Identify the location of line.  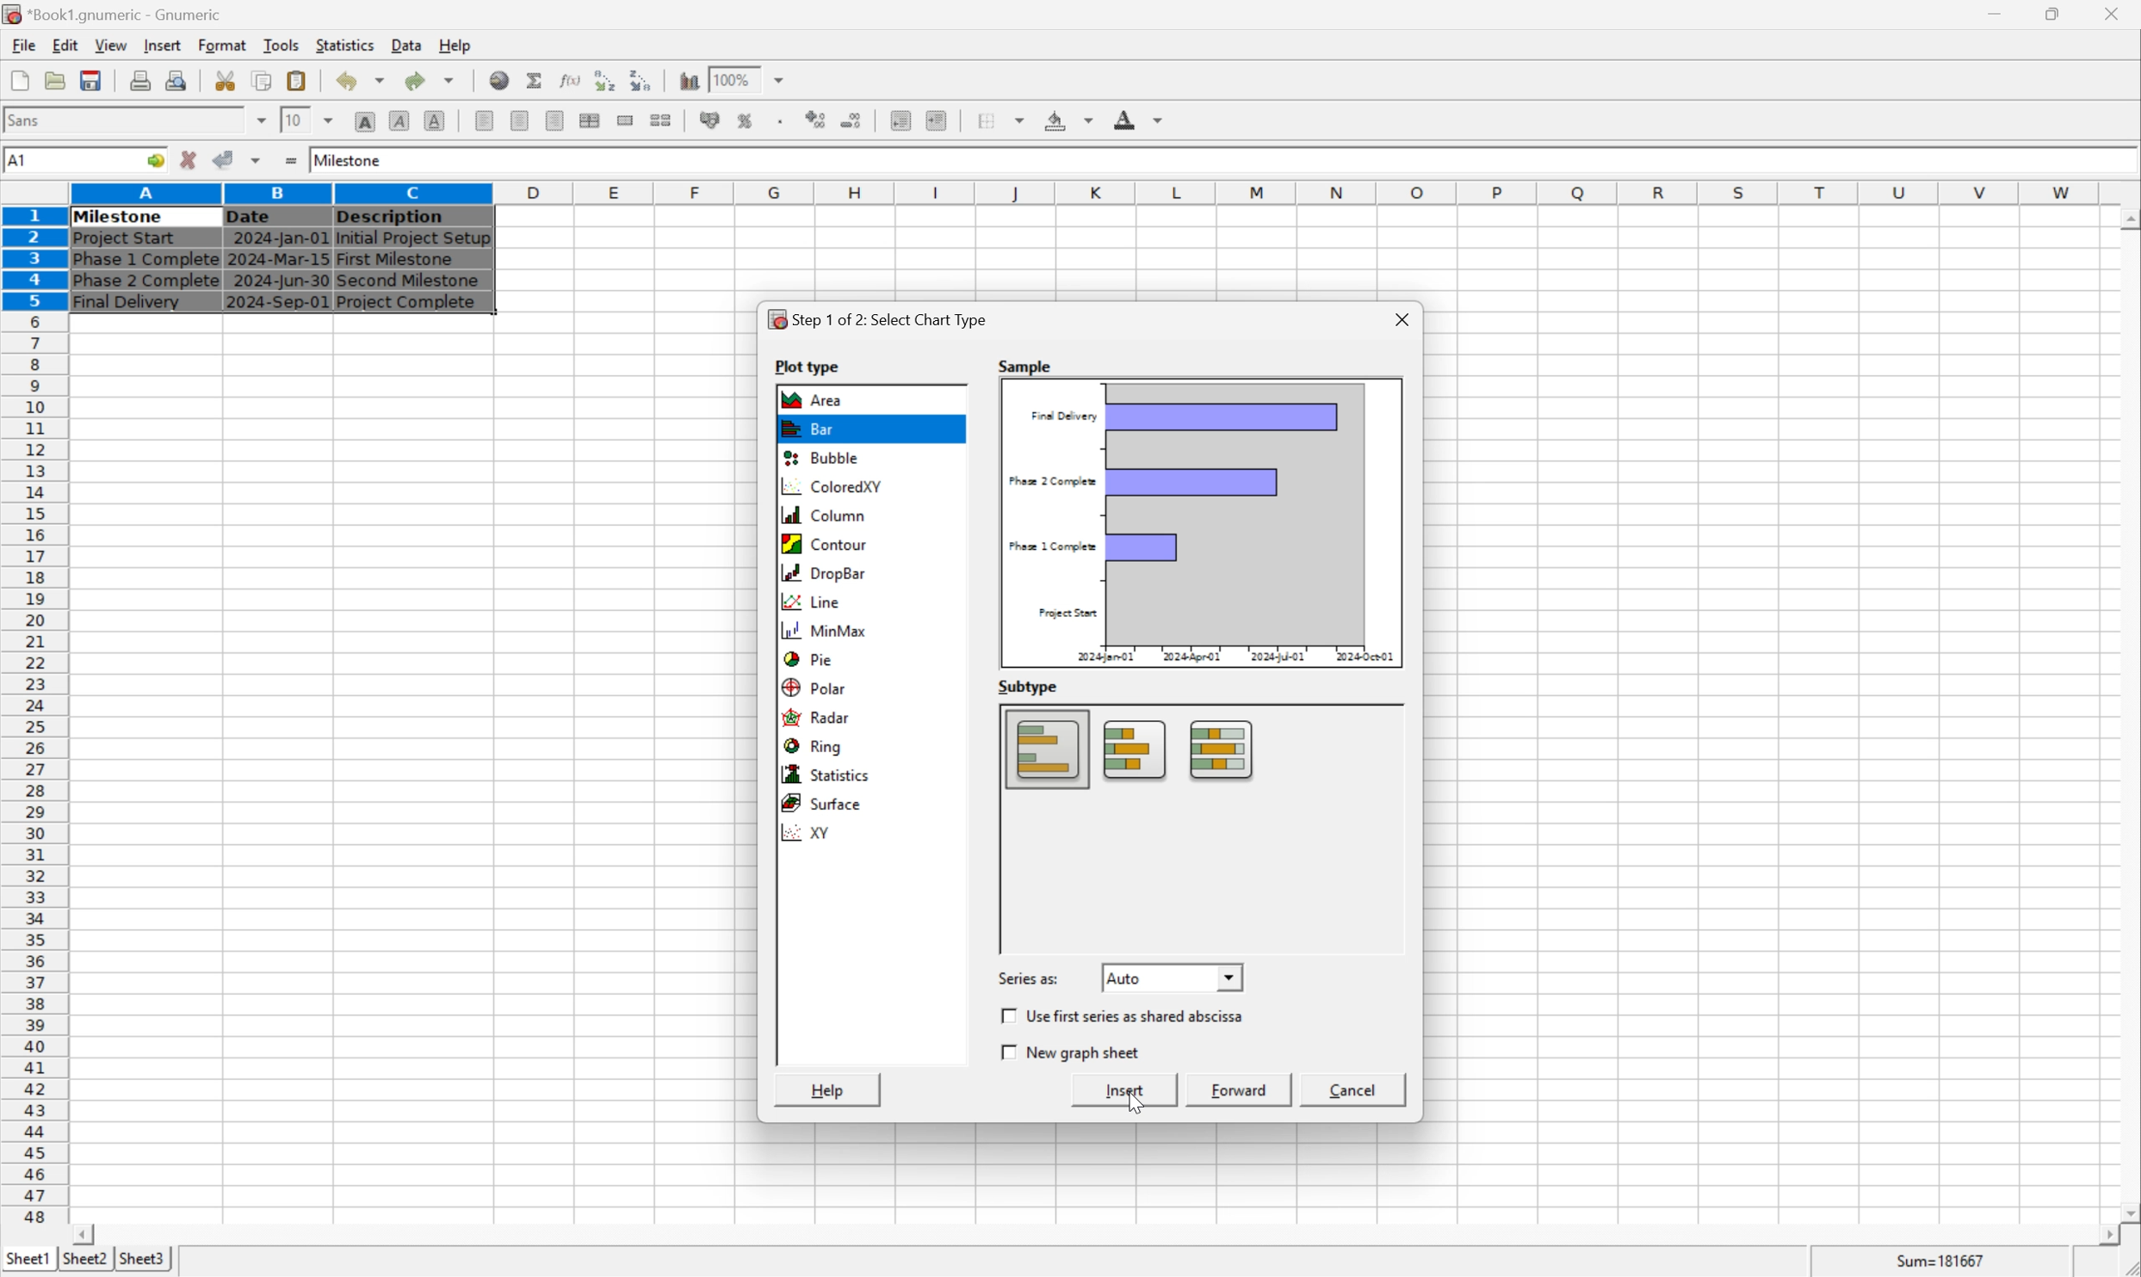
(811, 600).